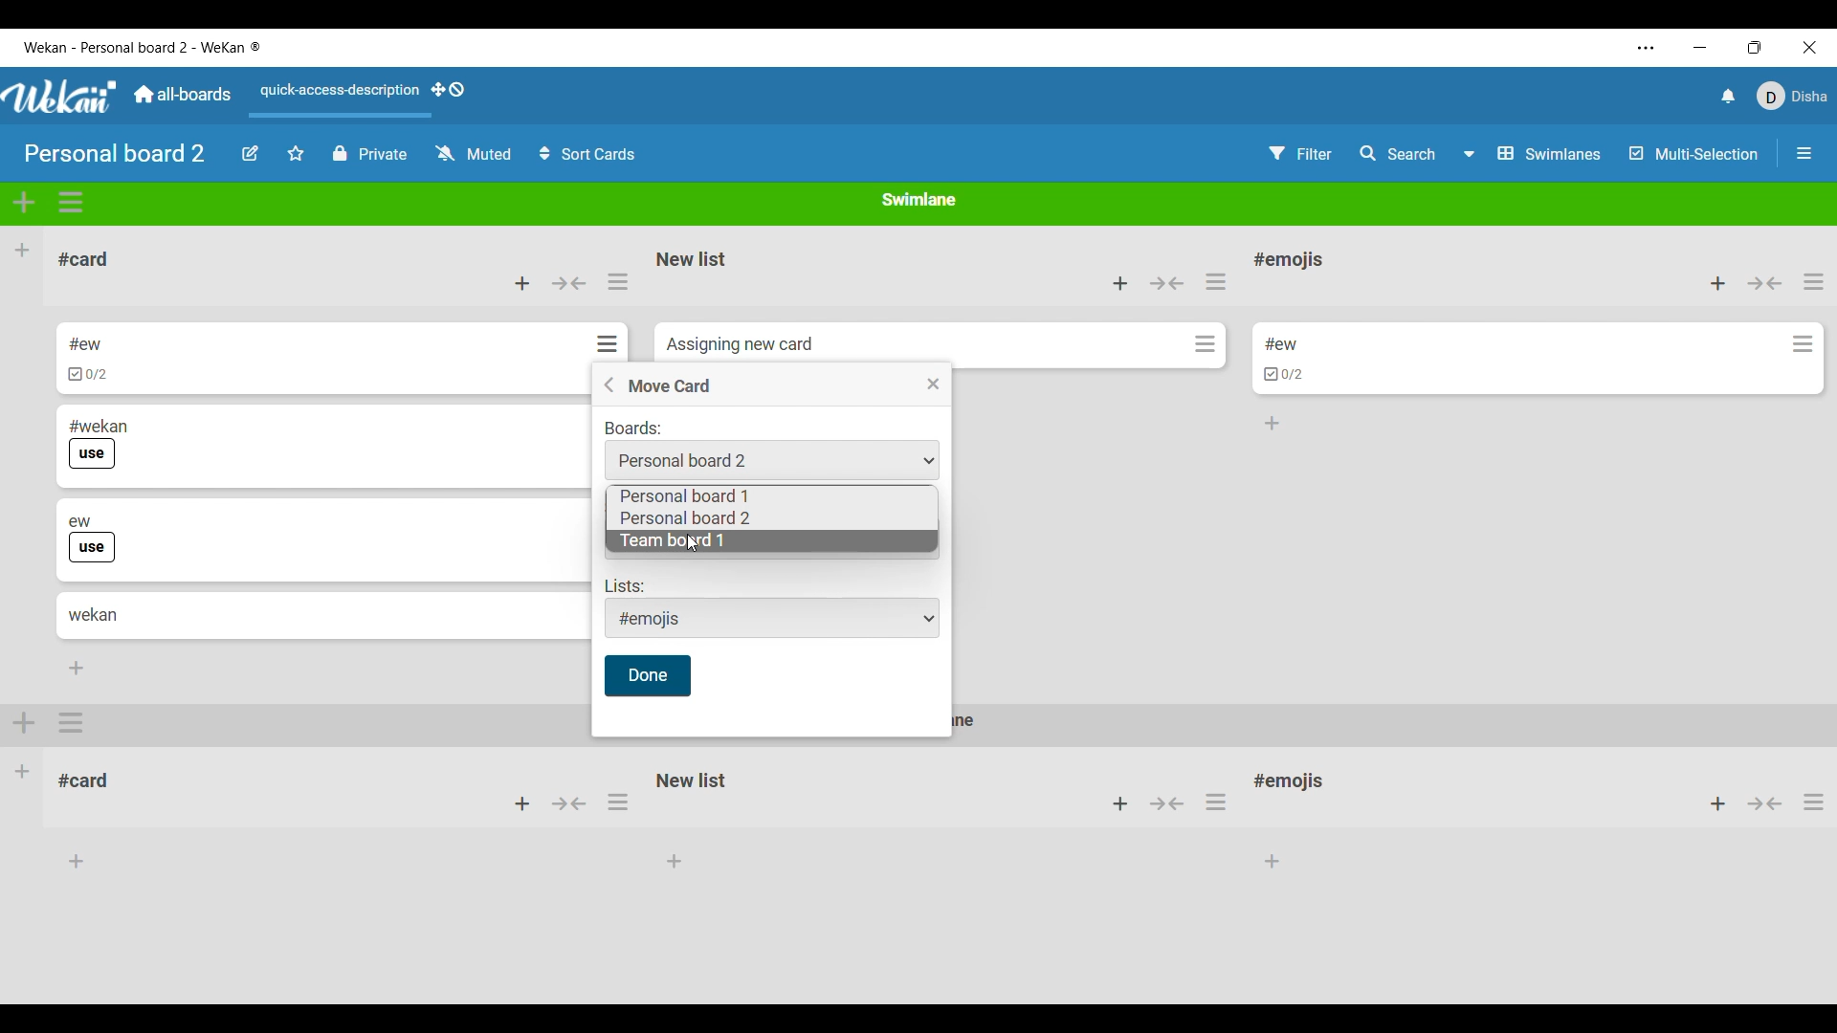 The image size is (1837, 1033). Describe the element at coordinates (609, 385) in the screenshot. I see `Go back` at that location.